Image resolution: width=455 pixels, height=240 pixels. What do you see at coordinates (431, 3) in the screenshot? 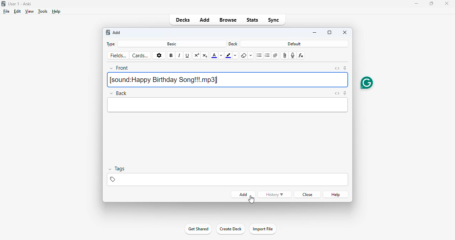
I see `maximize` at bounding box center [431, 3].